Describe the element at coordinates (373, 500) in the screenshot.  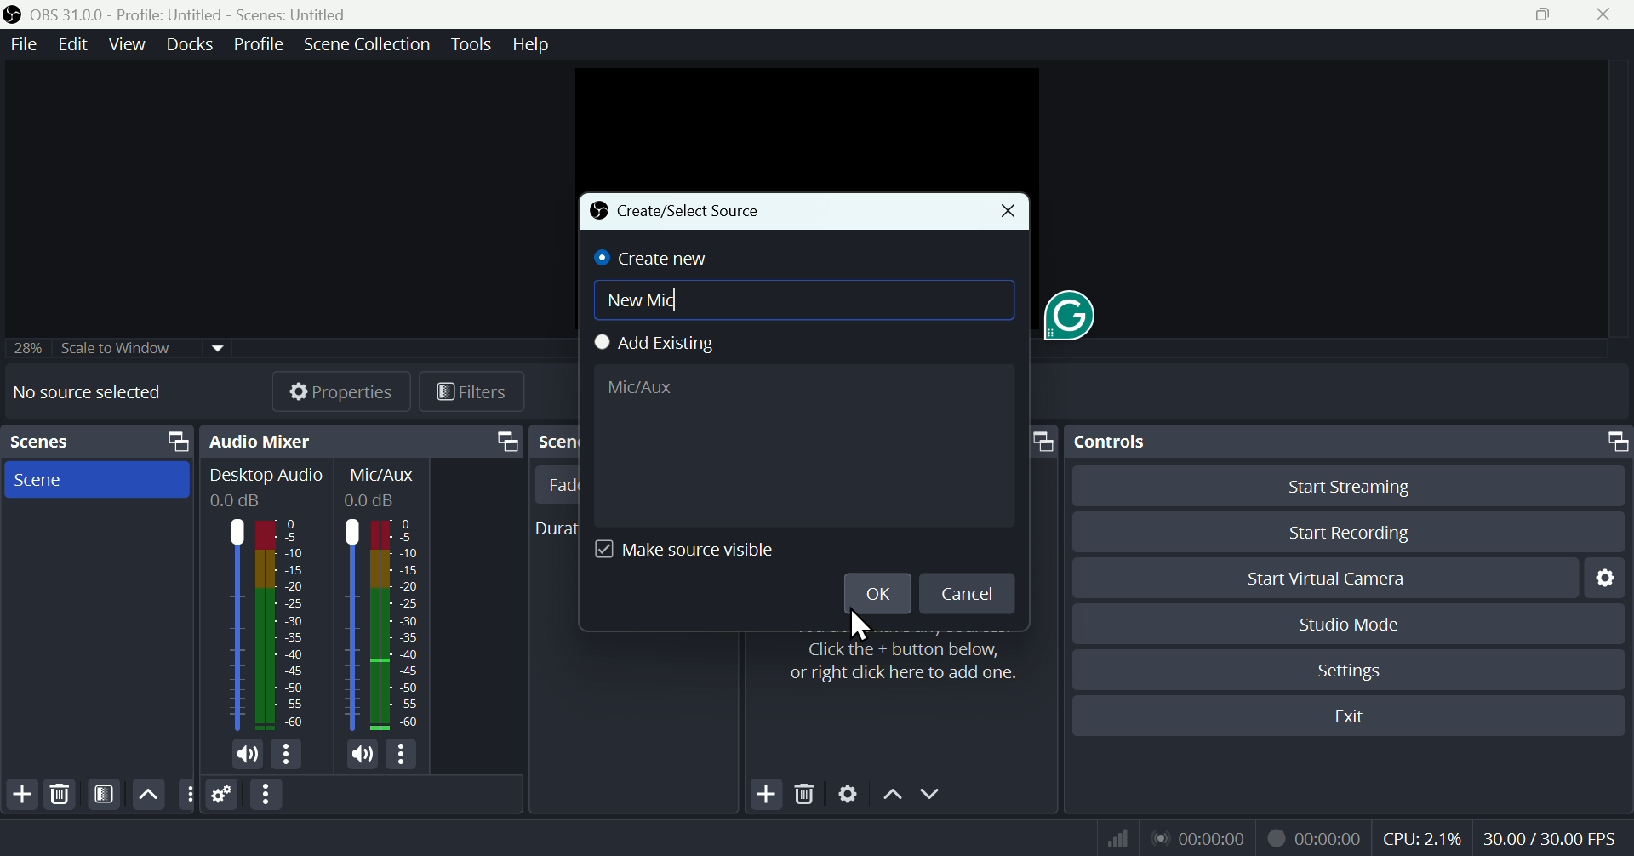
I see `0.0dB` at that location.